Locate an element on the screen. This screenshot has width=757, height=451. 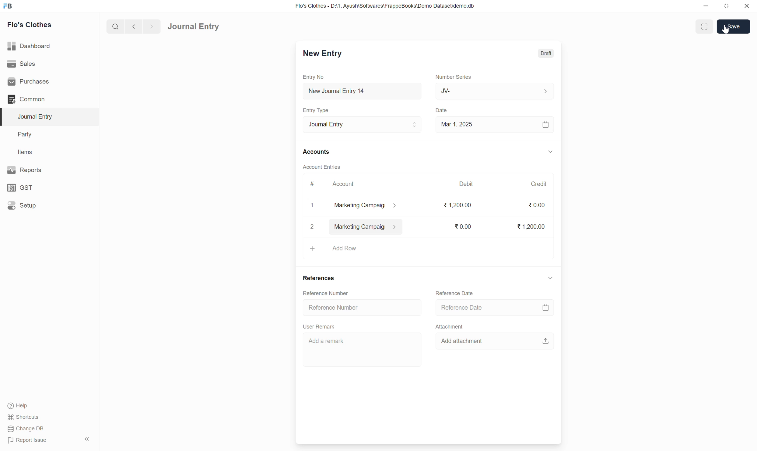
cursor is located at coordinates (726, 30).